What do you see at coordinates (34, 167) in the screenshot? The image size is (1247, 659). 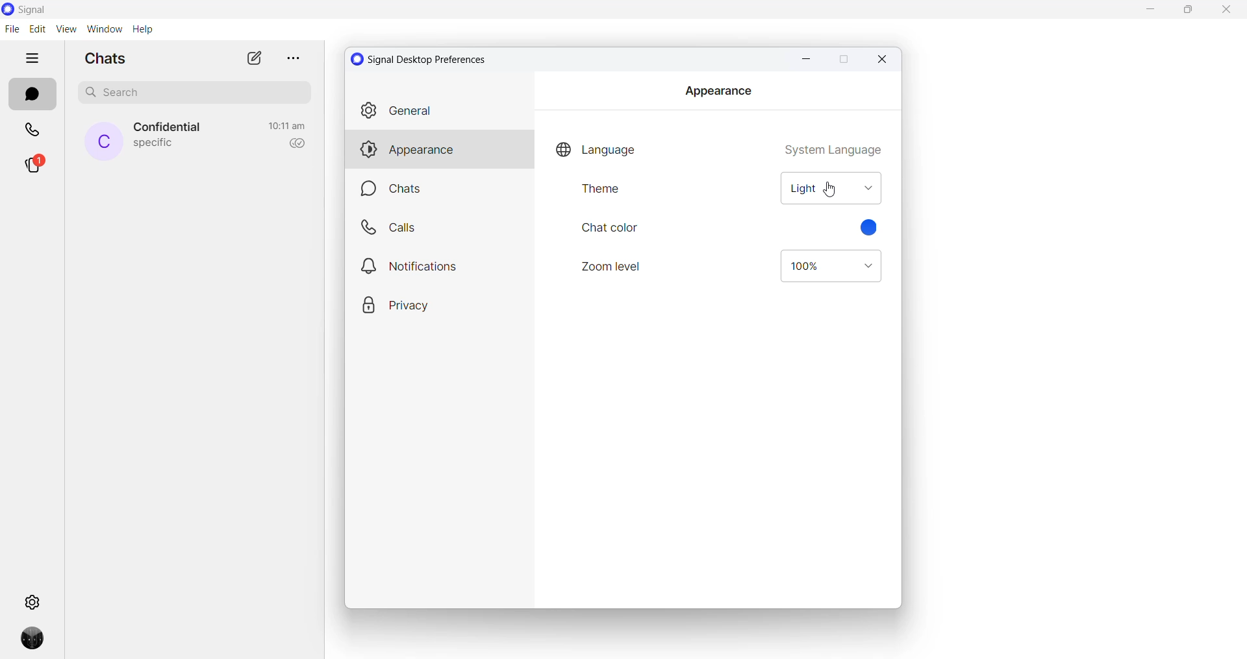 I see `stories` at bounding box center [34, 167].